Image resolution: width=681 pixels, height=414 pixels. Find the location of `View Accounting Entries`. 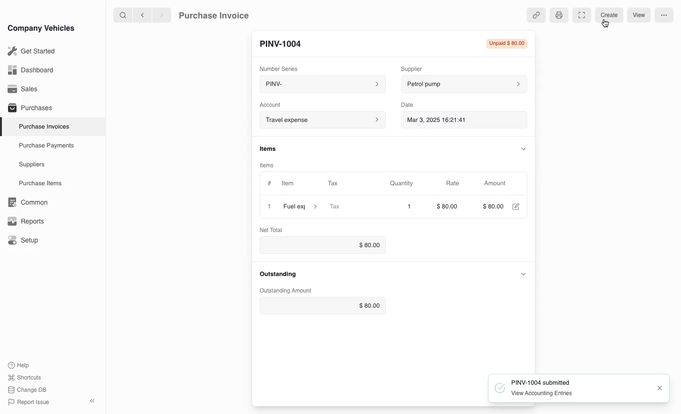

View Accounting Entries is located at coordinates (541, 395).